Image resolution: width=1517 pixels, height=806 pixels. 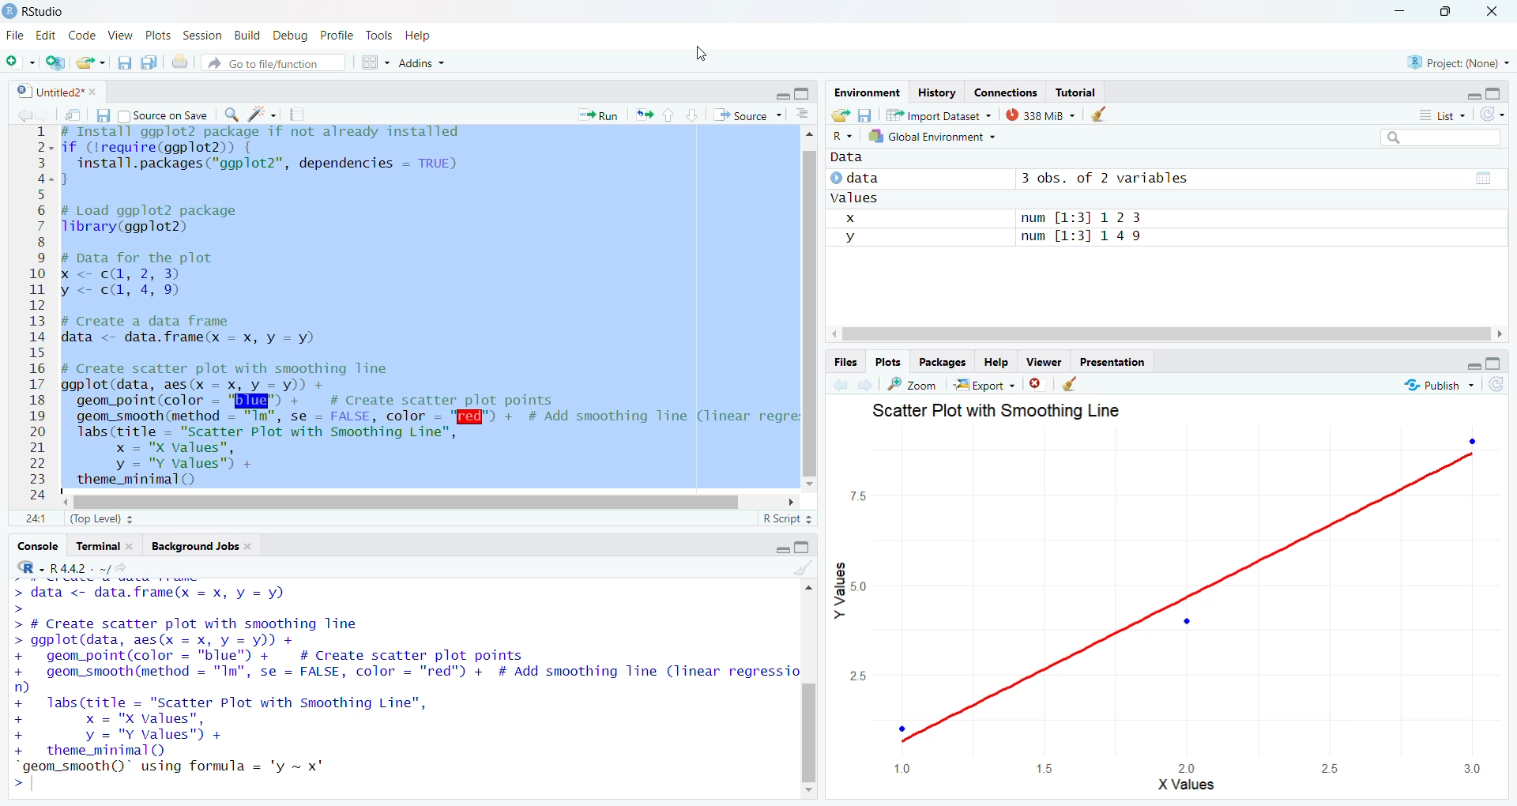 What do you see at coordinates (888, 361) in the screenshot?
I see `Plots` at bounding box center [888, 361].